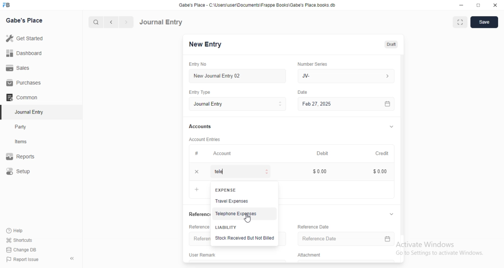  I want to click on Journal Entry, so click(28, 112).